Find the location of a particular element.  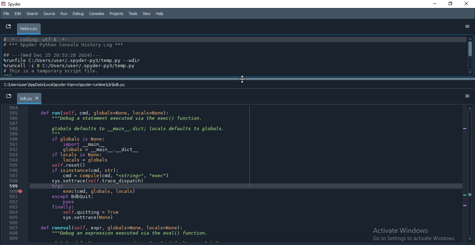

dropdown is located at coordinates (7, 26).